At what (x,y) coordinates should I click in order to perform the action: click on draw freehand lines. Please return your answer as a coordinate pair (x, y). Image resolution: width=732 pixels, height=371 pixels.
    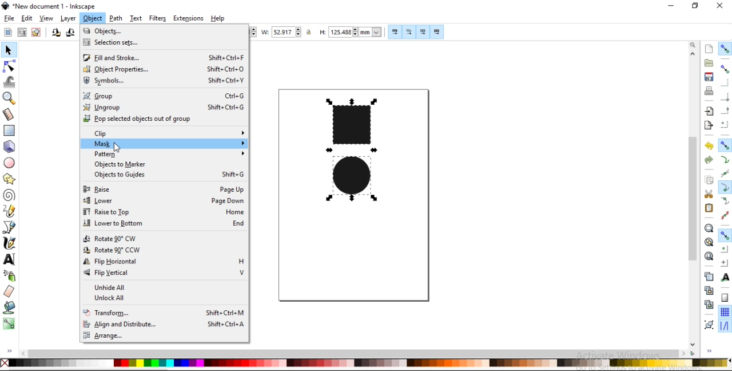
    Looking at the image, I should click on (9, 212).